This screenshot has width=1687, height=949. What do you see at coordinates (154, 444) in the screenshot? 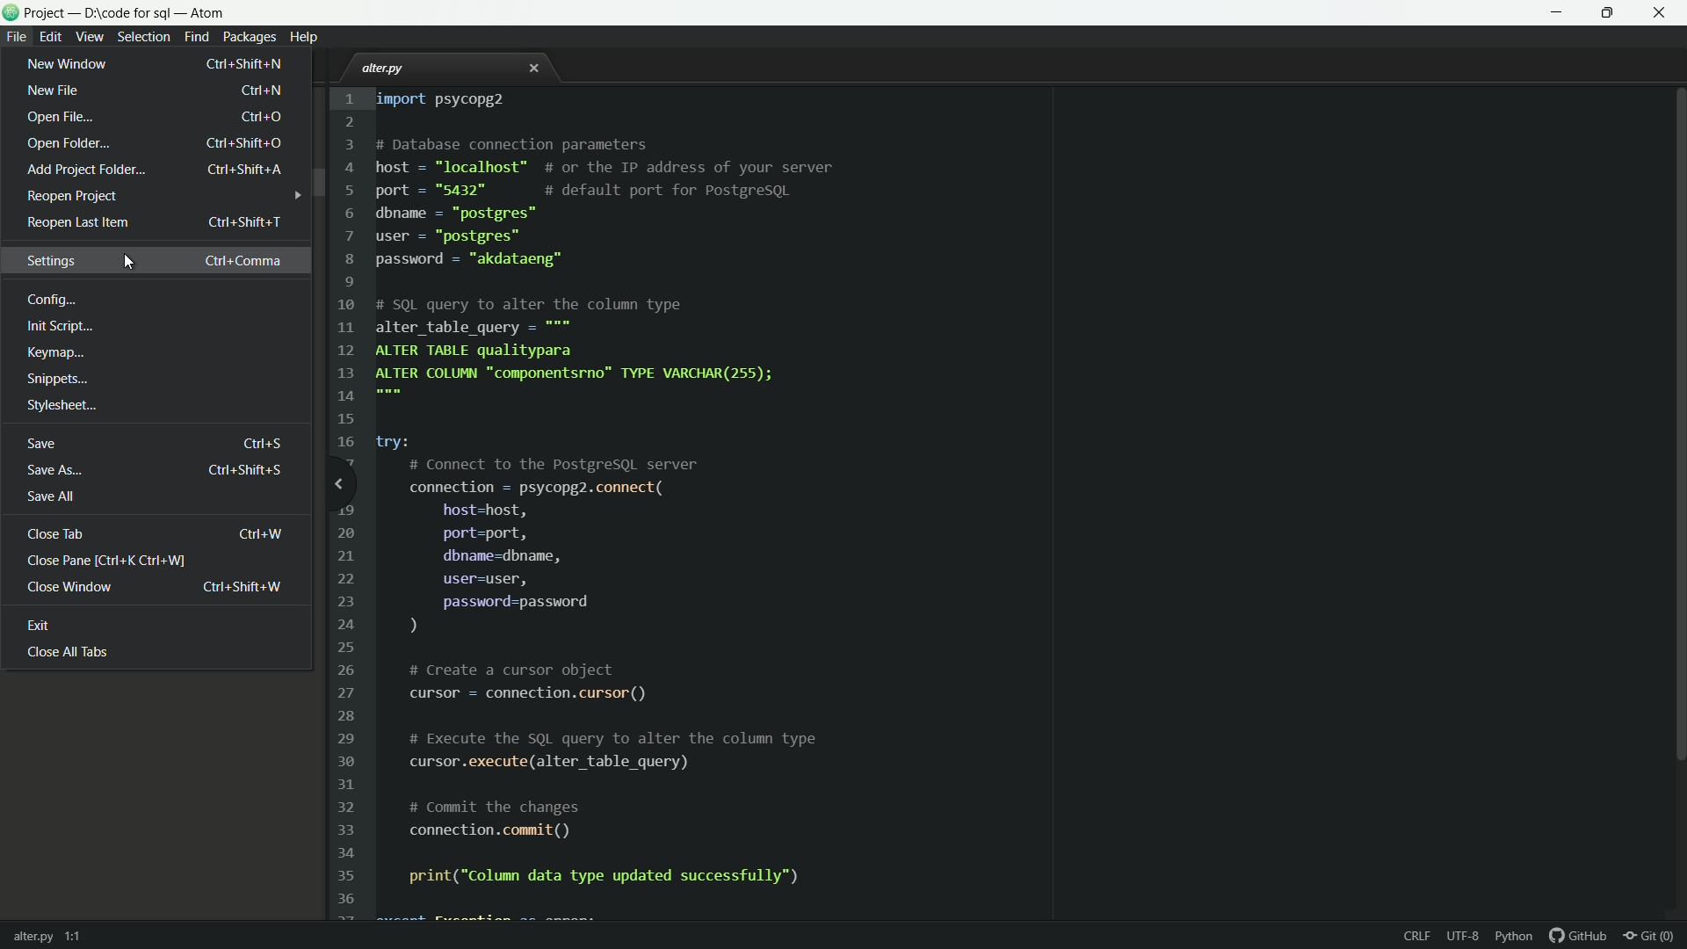
I see `save` at bounding box center [154, 444].